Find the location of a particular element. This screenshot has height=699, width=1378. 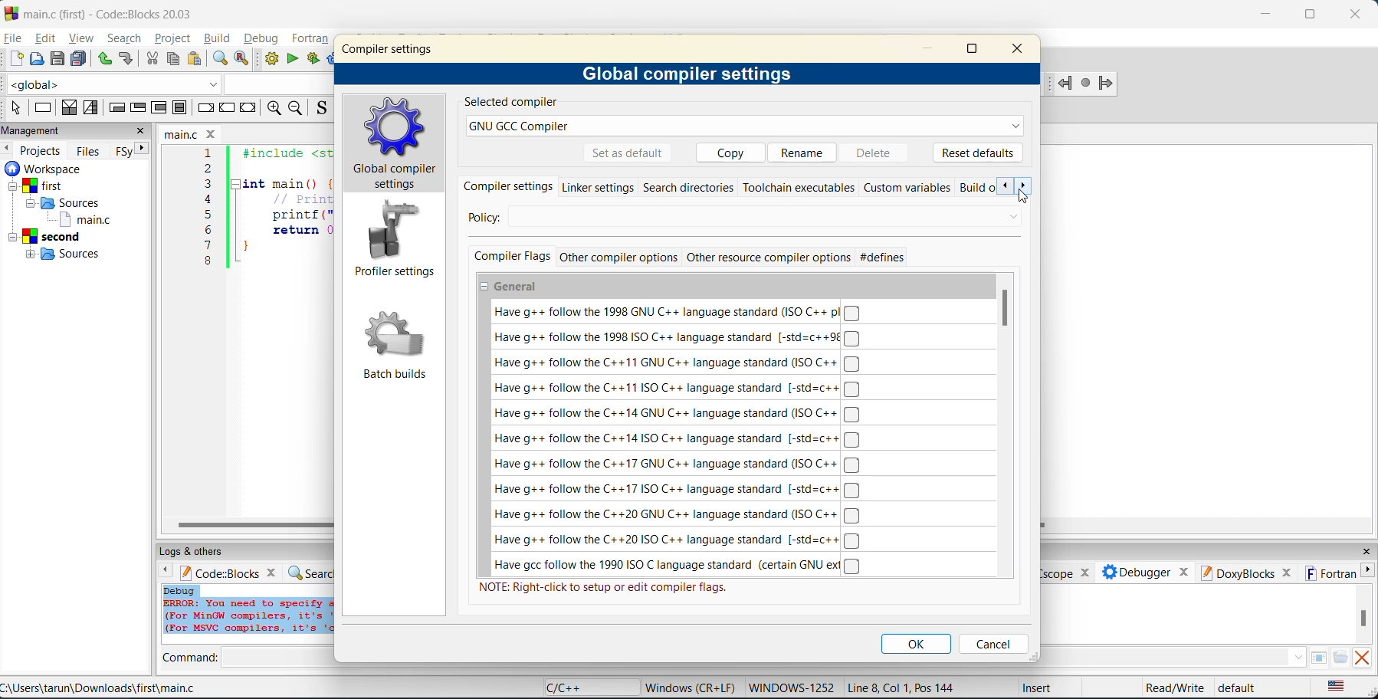

maximize is located at coordinates (1310, 15).